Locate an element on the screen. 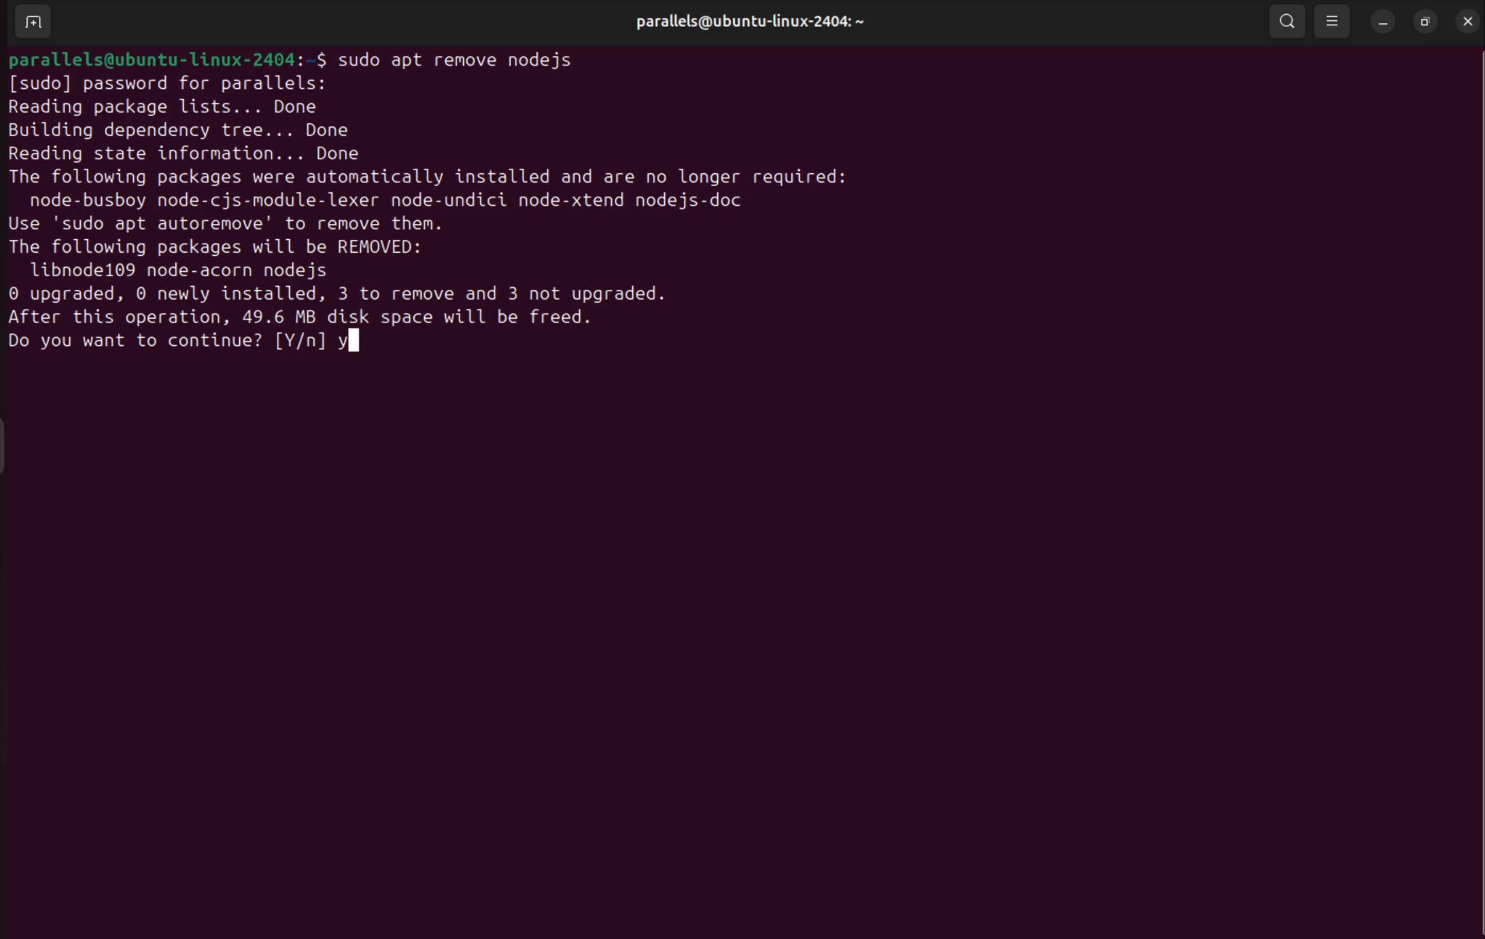 The height and width of the screenshot is (939, 1485). add terminal is located at coordinates (32, 20).